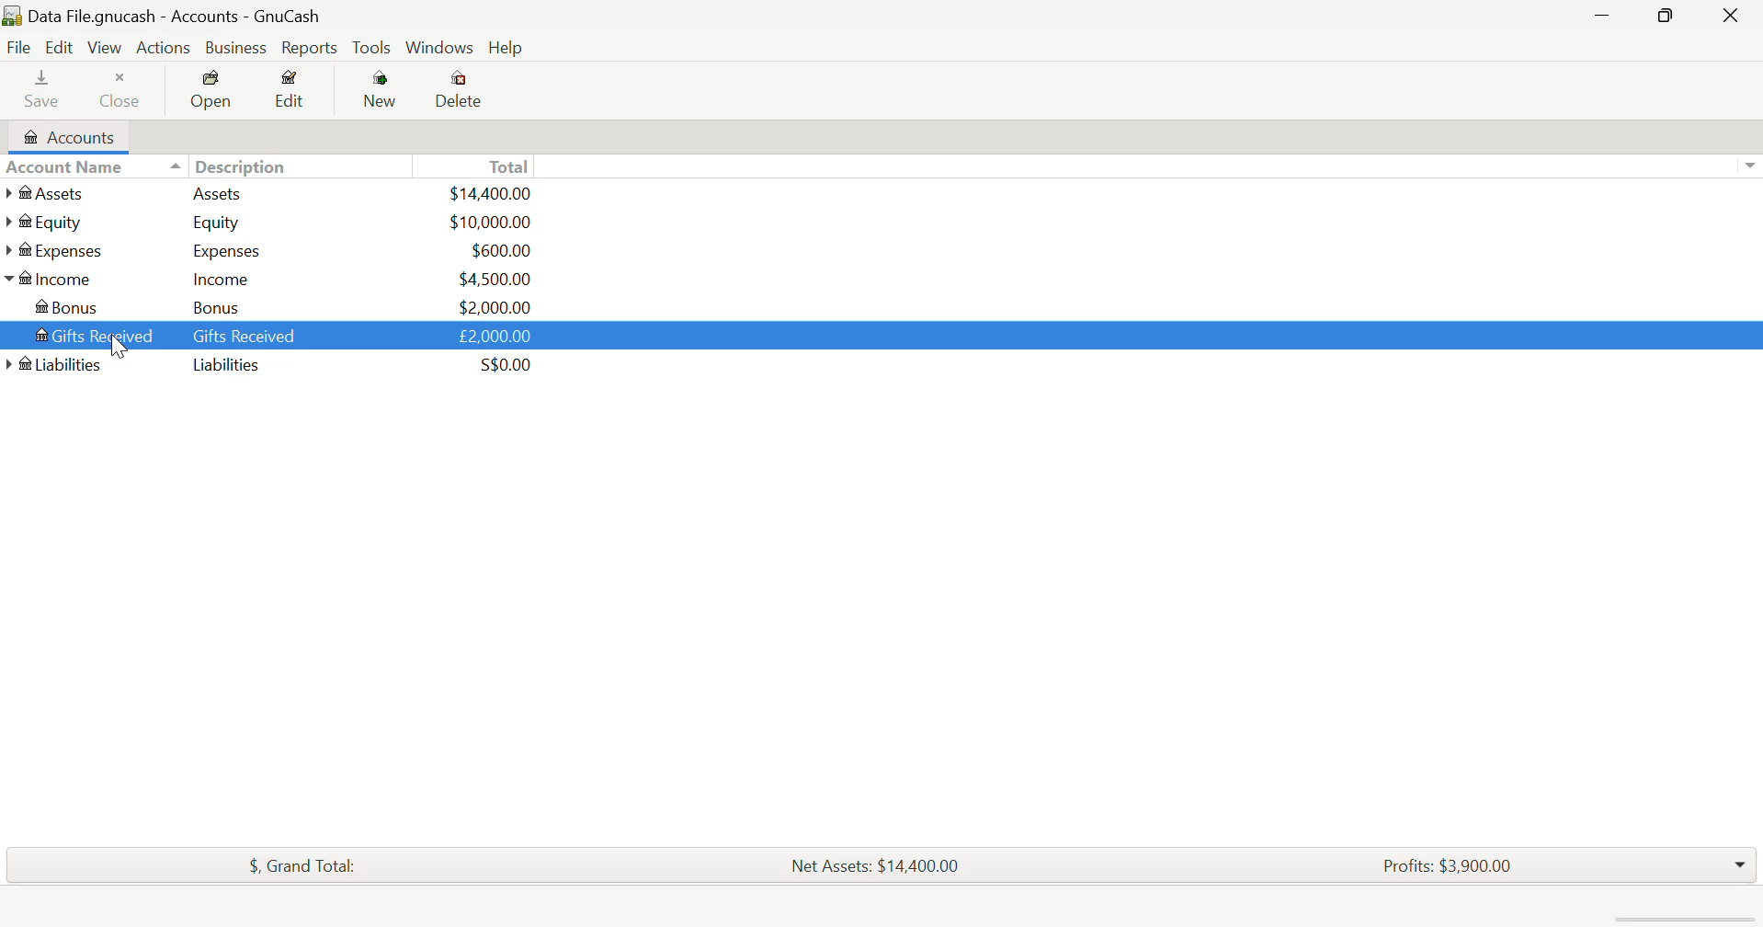  I want to click on USD, so click(493, 194).